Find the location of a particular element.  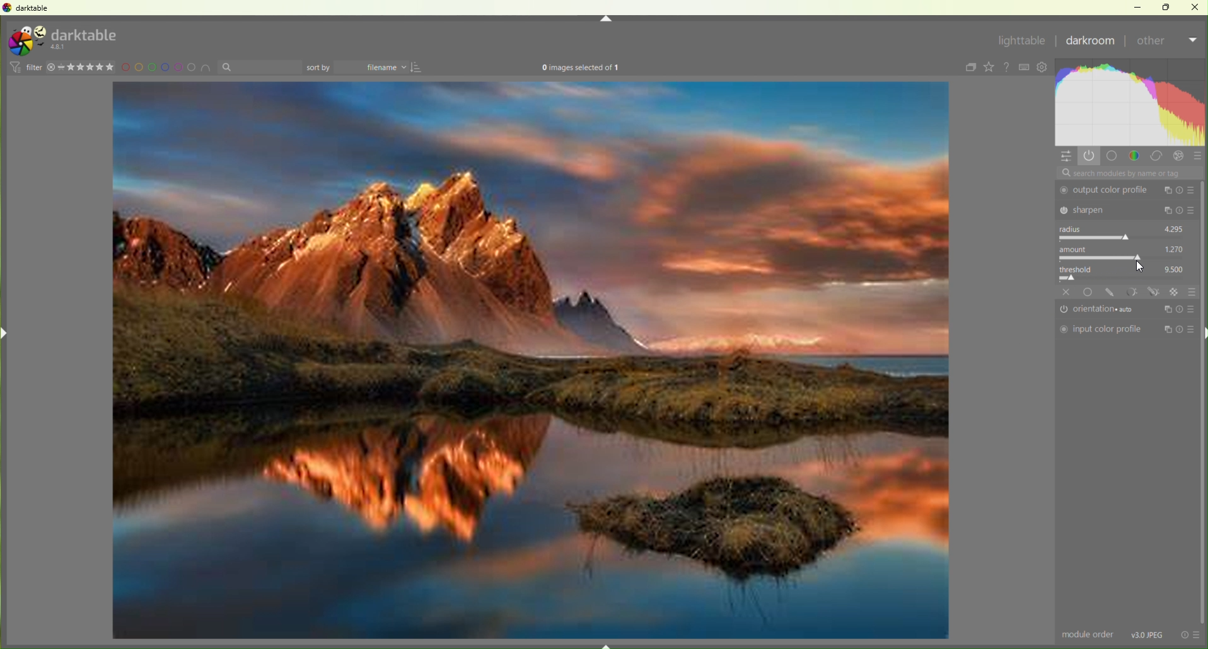

Settings is located at coordinates (1045, 68).